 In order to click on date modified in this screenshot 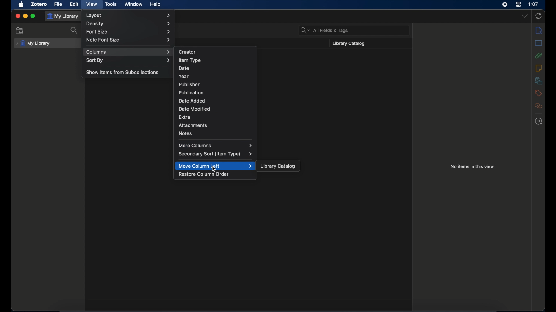, I will do `click(194, 109)`.